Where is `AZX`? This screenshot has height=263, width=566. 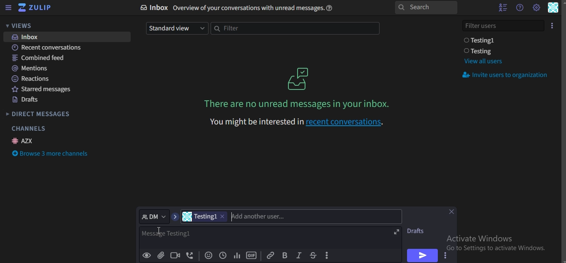
AZX is located at coordinates (24, 141).